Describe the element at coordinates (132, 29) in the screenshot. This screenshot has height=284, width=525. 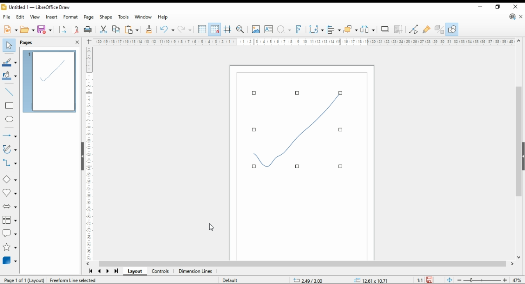
I see `paste` at that location.